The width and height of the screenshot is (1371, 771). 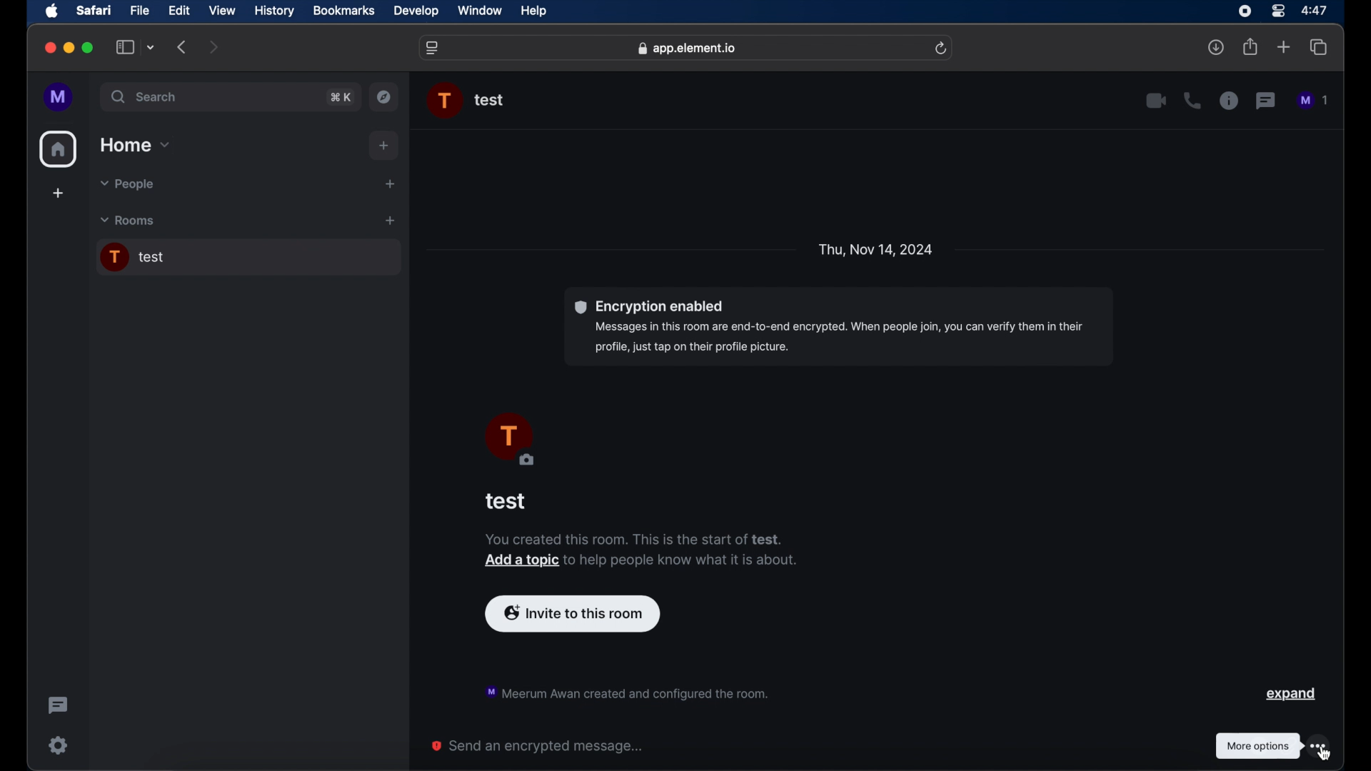 What do you see at coordinates (481, 11) in the screenshot?
I see `window` at bounding box center [481, 11].